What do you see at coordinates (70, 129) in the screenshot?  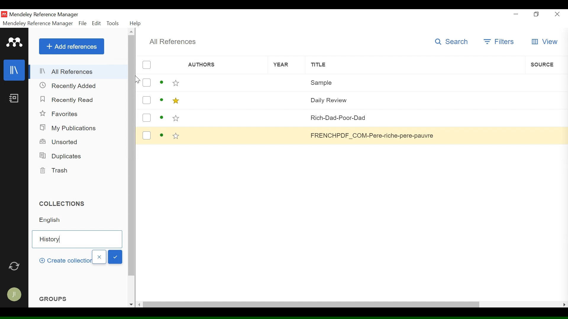 I see `My Publications` at bounding box center [70, 129].